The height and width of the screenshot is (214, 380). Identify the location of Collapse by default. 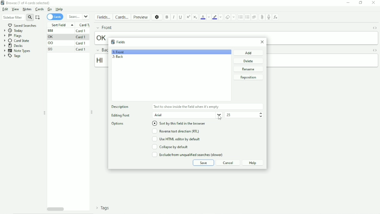
(170, 147).